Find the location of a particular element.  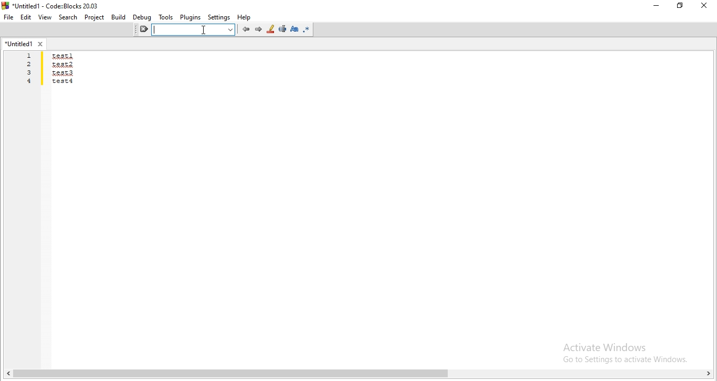

Build is located at coordinates (118, 17).